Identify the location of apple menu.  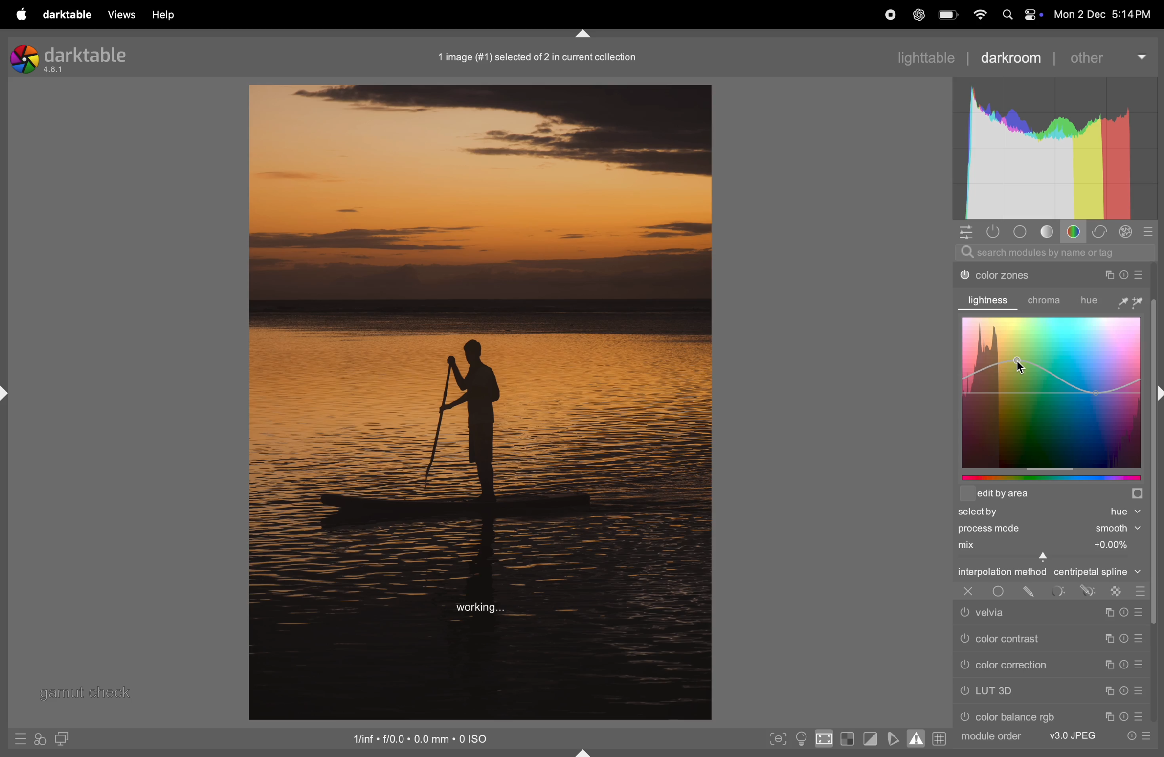
(22, 15).